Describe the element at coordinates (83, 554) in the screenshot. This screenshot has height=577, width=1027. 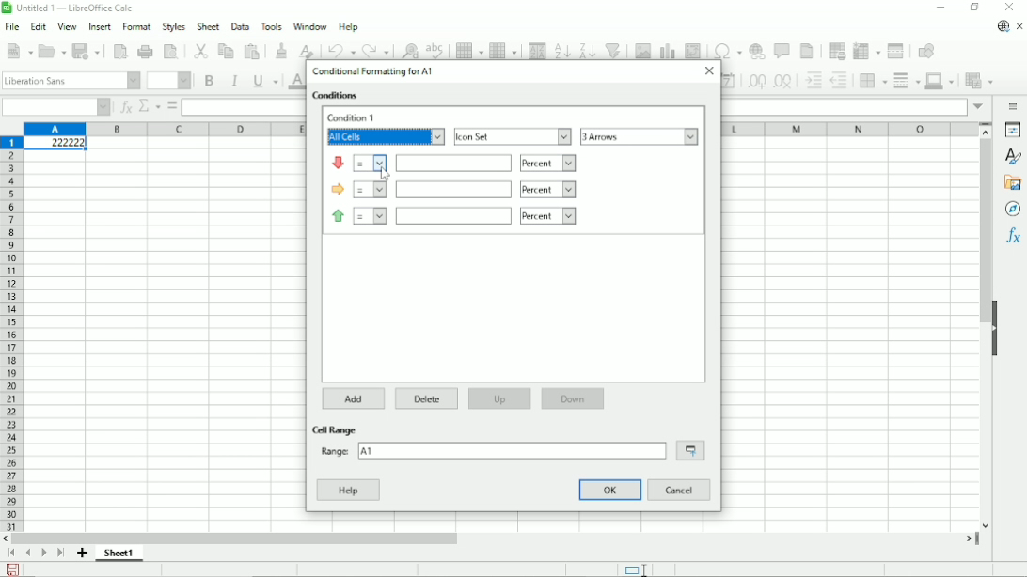
I see `Add sheet` at that location.